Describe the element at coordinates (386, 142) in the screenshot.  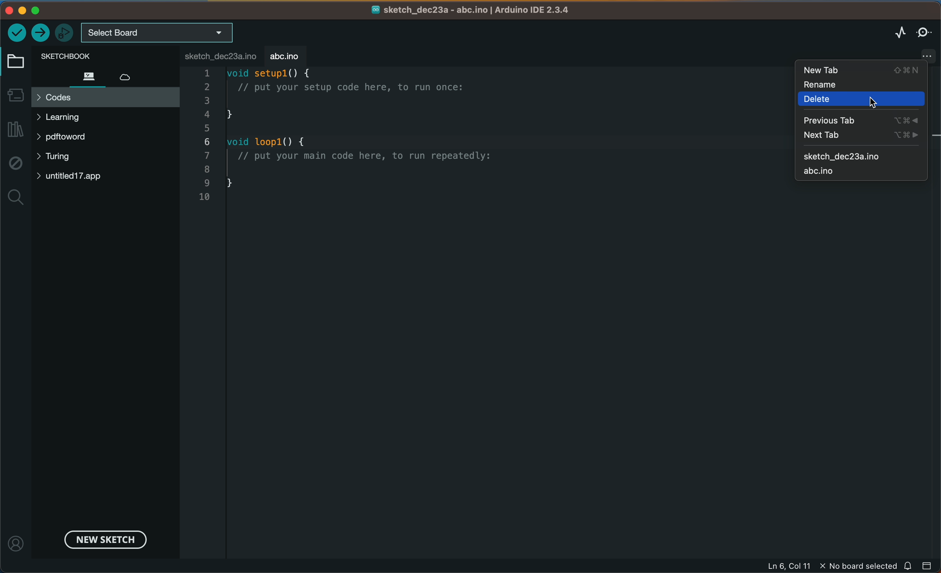
I see `code` at that location.